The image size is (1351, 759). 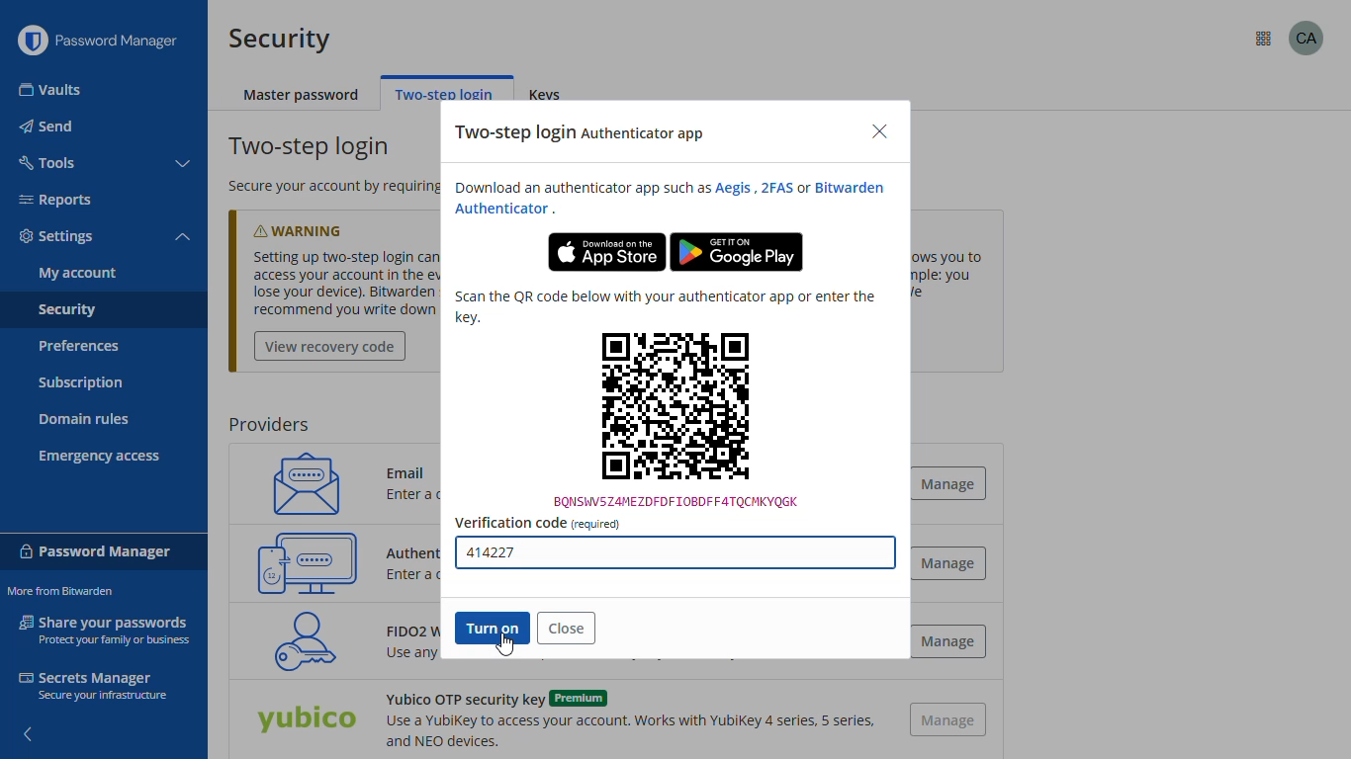 What do you see at coordinates (606, 252) in the screenshot?
I see `download on the app store` at bounding box center [606, 252].